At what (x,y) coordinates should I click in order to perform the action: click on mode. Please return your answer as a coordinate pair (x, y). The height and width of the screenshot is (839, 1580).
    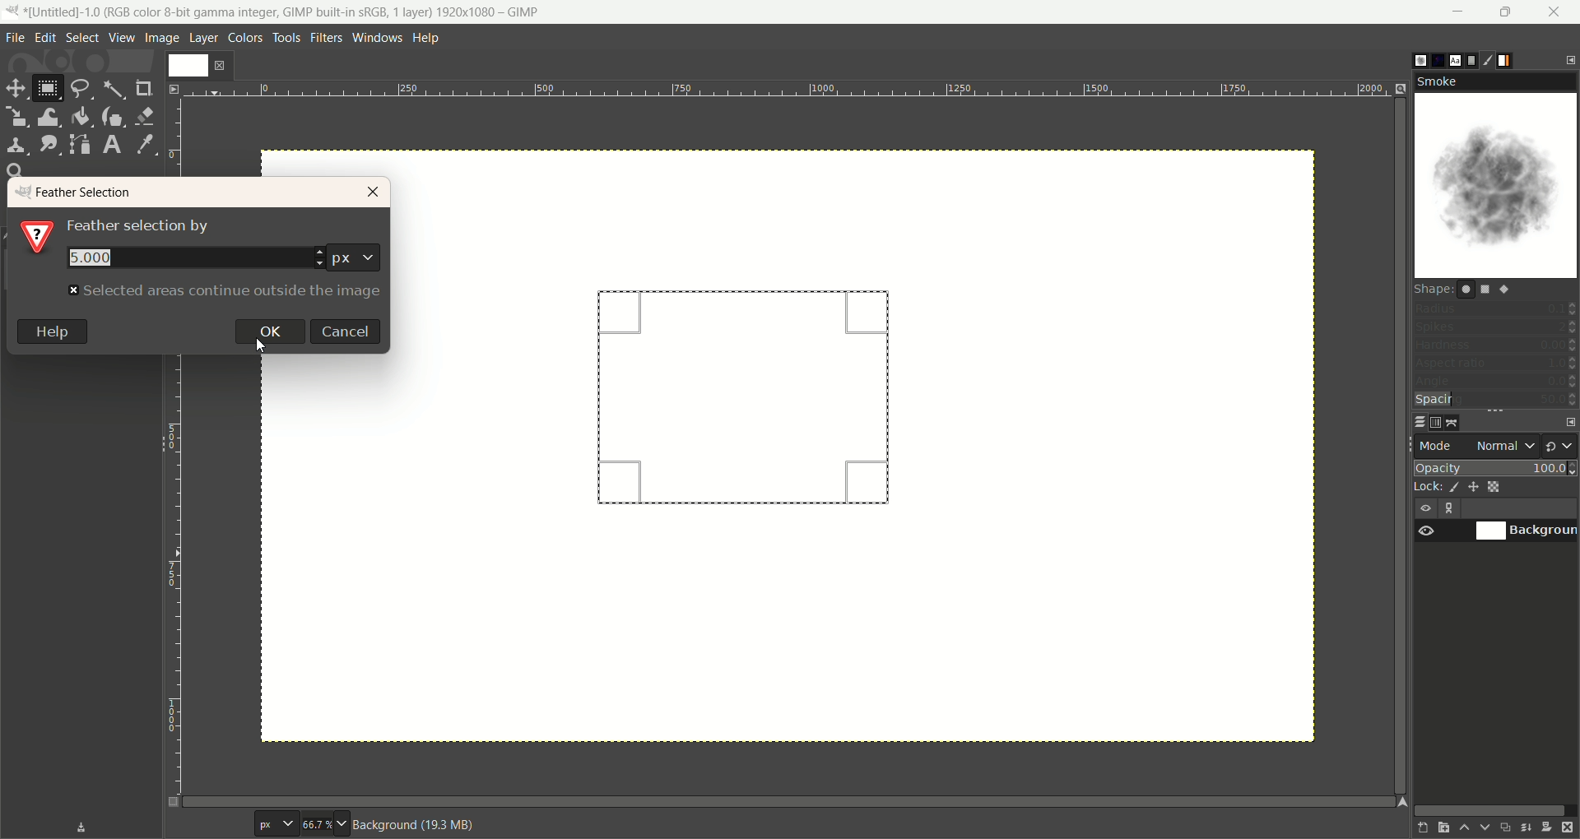
    Looking at the image, I should click on (1434, 445).